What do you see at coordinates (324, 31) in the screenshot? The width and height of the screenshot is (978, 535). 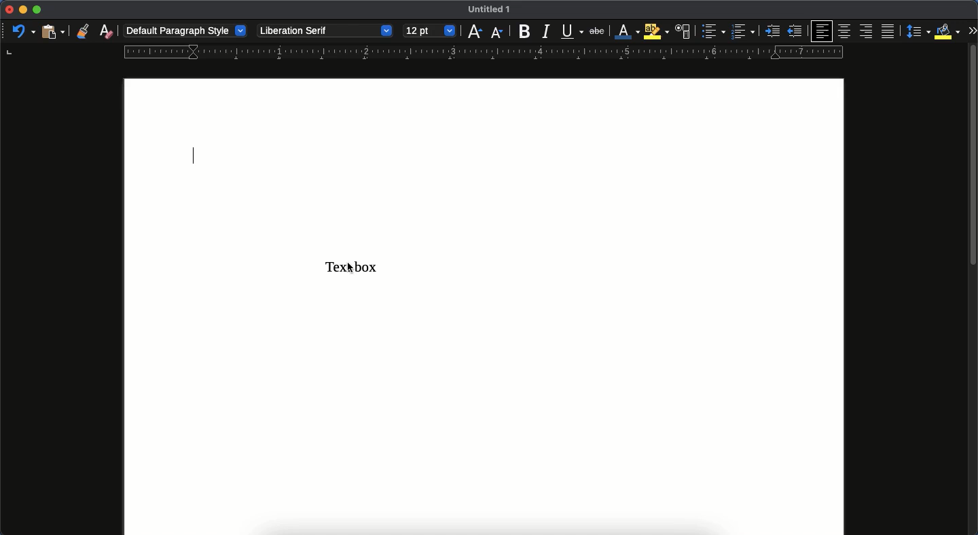 I see `Liberation serif - font` at bounding box center [324, 31].